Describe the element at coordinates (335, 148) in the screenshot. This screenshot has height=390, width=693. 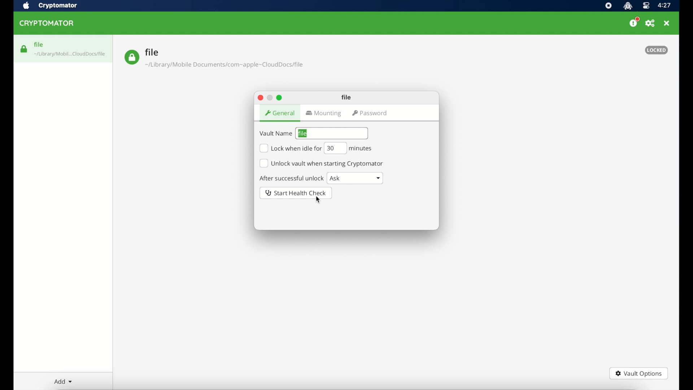
I see `30` at that location.